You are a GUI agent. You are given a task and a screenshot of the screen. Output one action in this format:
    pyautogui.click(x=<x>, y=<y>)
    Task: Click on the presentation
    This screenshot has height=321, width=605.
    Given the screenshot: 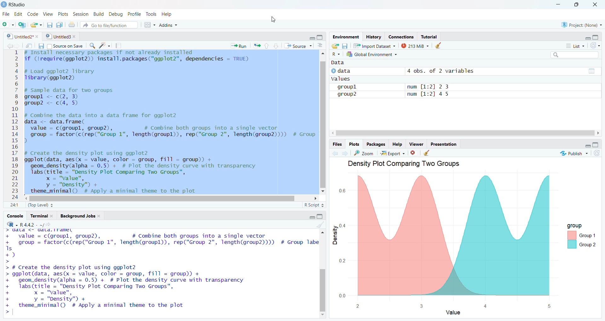 What is the action you would take?
    pyautogui.click(x=447, y=144)
    